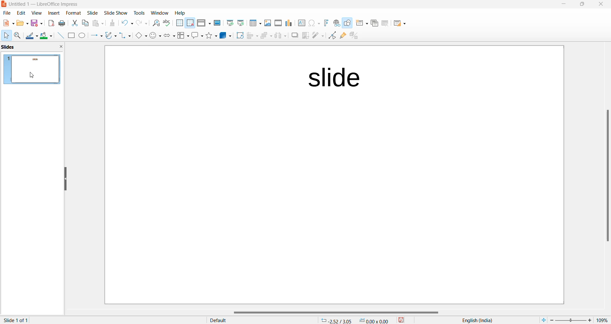 Image resolution: width=611 pixels, height=324 pixels. Describe the element at coordinates (229, 23) in the screenshot. I see `start from first slide` at that location.